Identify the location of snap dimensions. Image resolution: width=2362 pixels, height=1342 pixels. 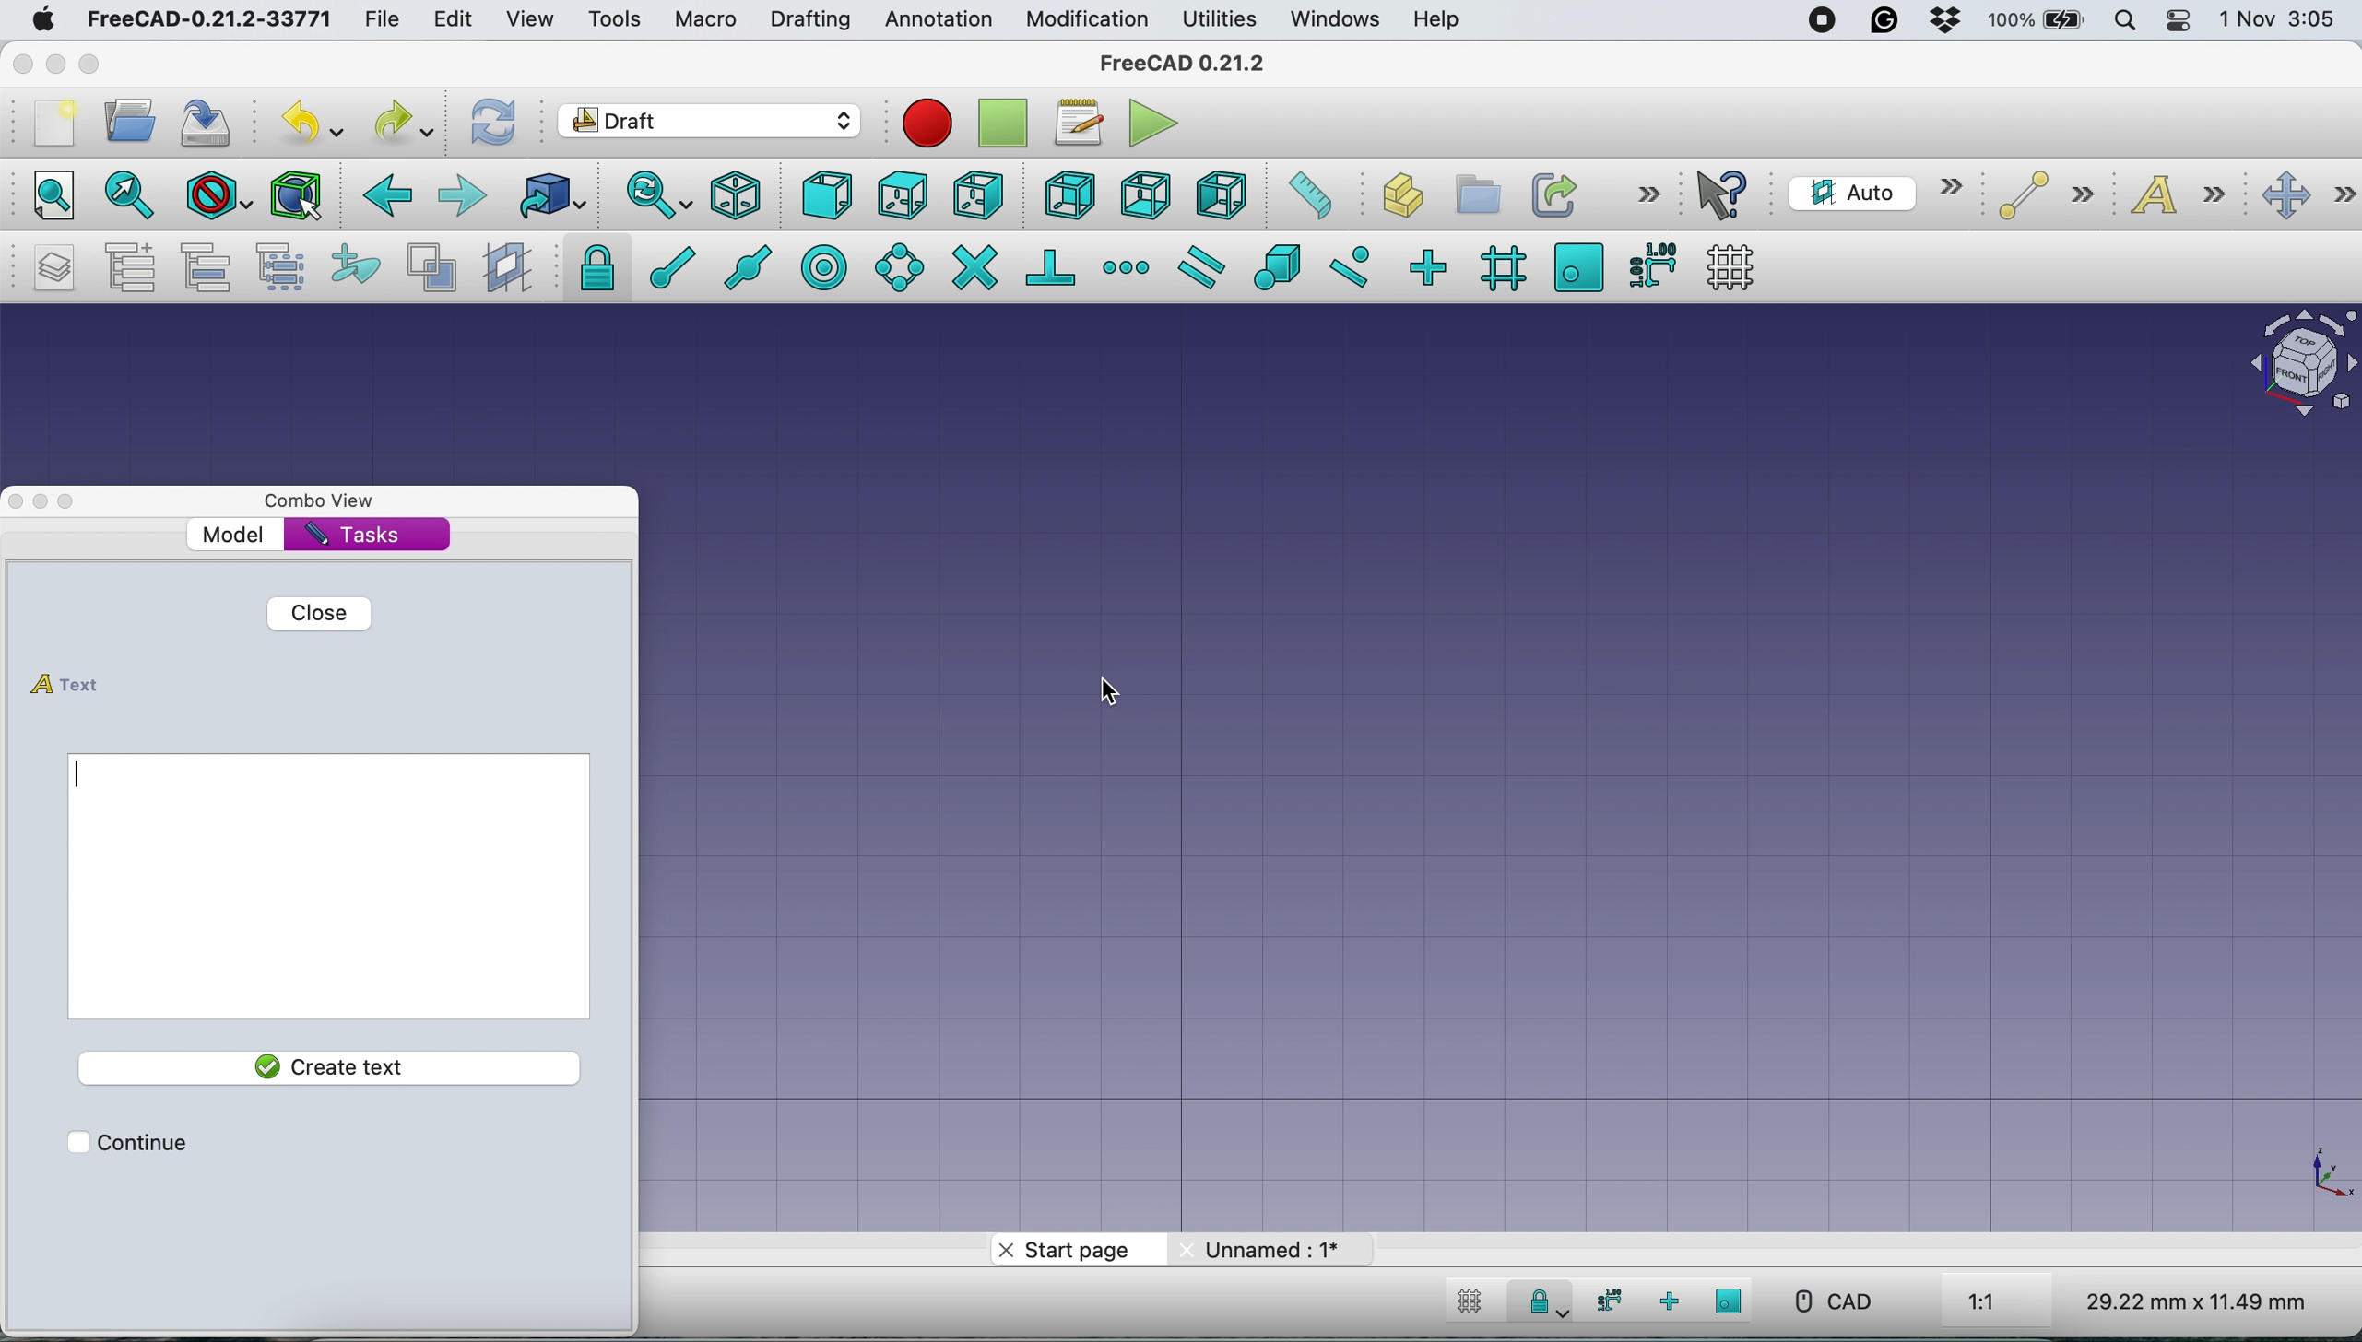
(1605, 1302).